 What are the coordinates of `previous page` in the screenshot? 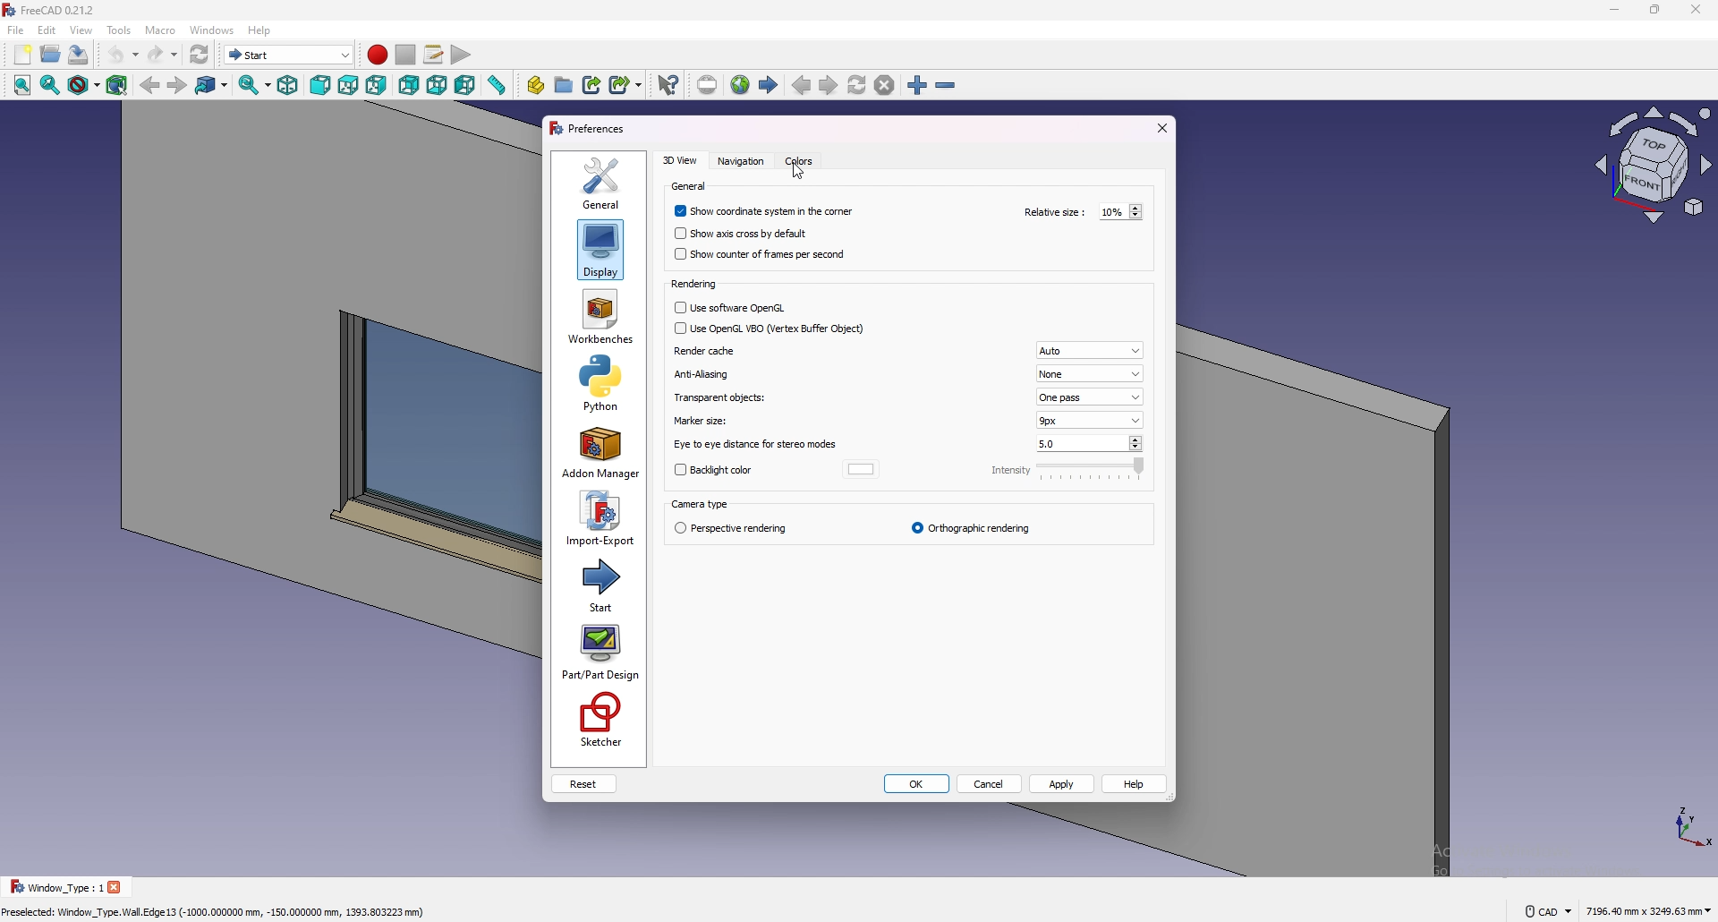 It's located at (802, 86).